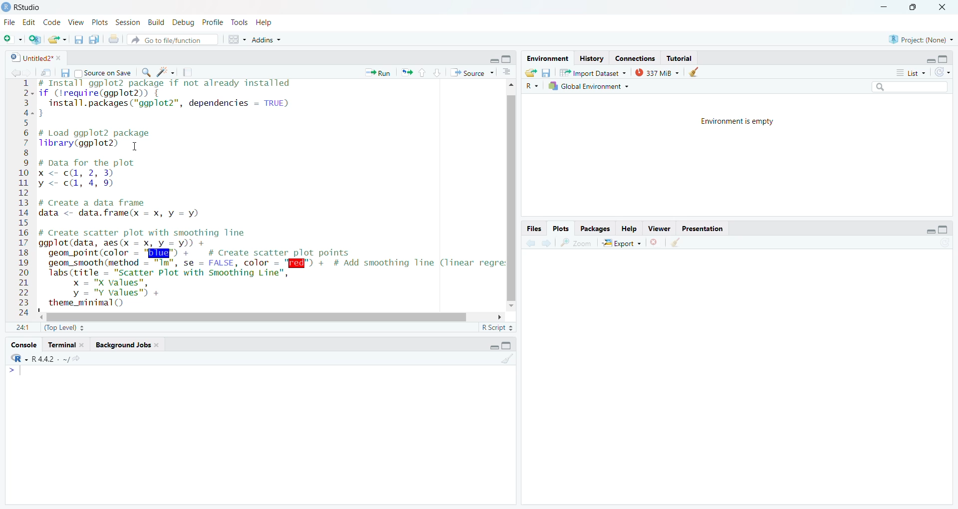  Describe the element at coordinates (944, 72) in the screenshot. I see `refresh` at that location.